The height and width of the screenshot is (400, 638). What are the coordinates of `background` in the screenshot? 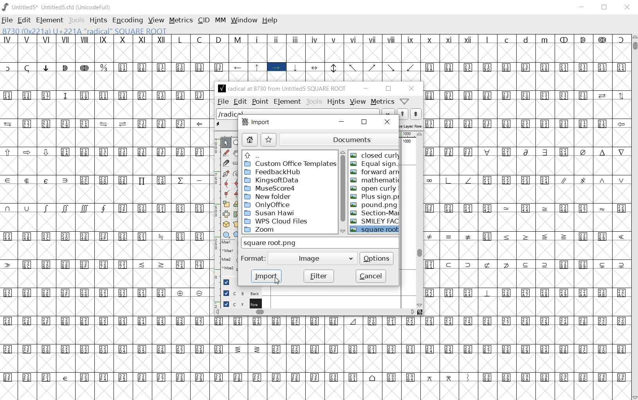 It's located at (238, 293).